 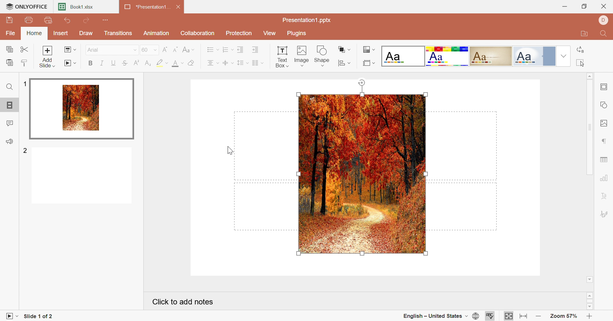 I want to click on Drop Down, so click(x=133, y=50).